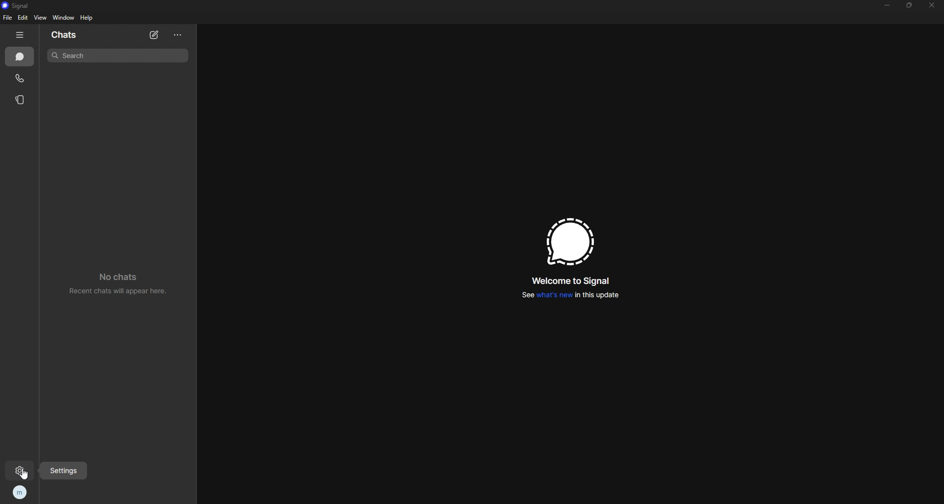  What do you see at coordinates (155, 35) in the screenshot?
I see `new chat` at bounding box center [155, 35].